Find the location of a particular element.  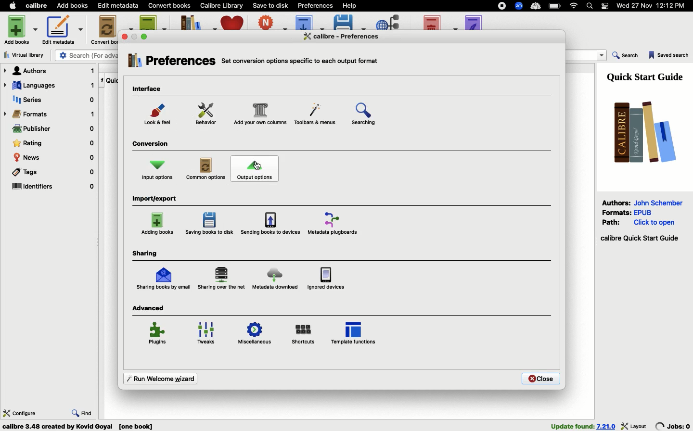

Ignored devices is located at coordinates (325, 278).